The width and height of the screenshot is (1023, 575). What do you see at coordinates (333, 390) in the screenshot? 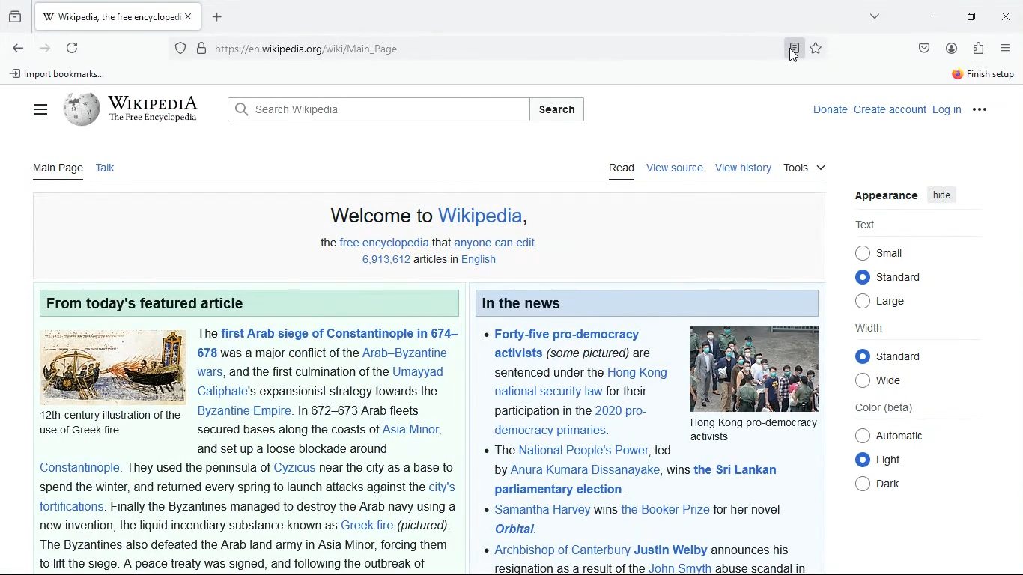
I see `text` at bounding box center [333, 390].